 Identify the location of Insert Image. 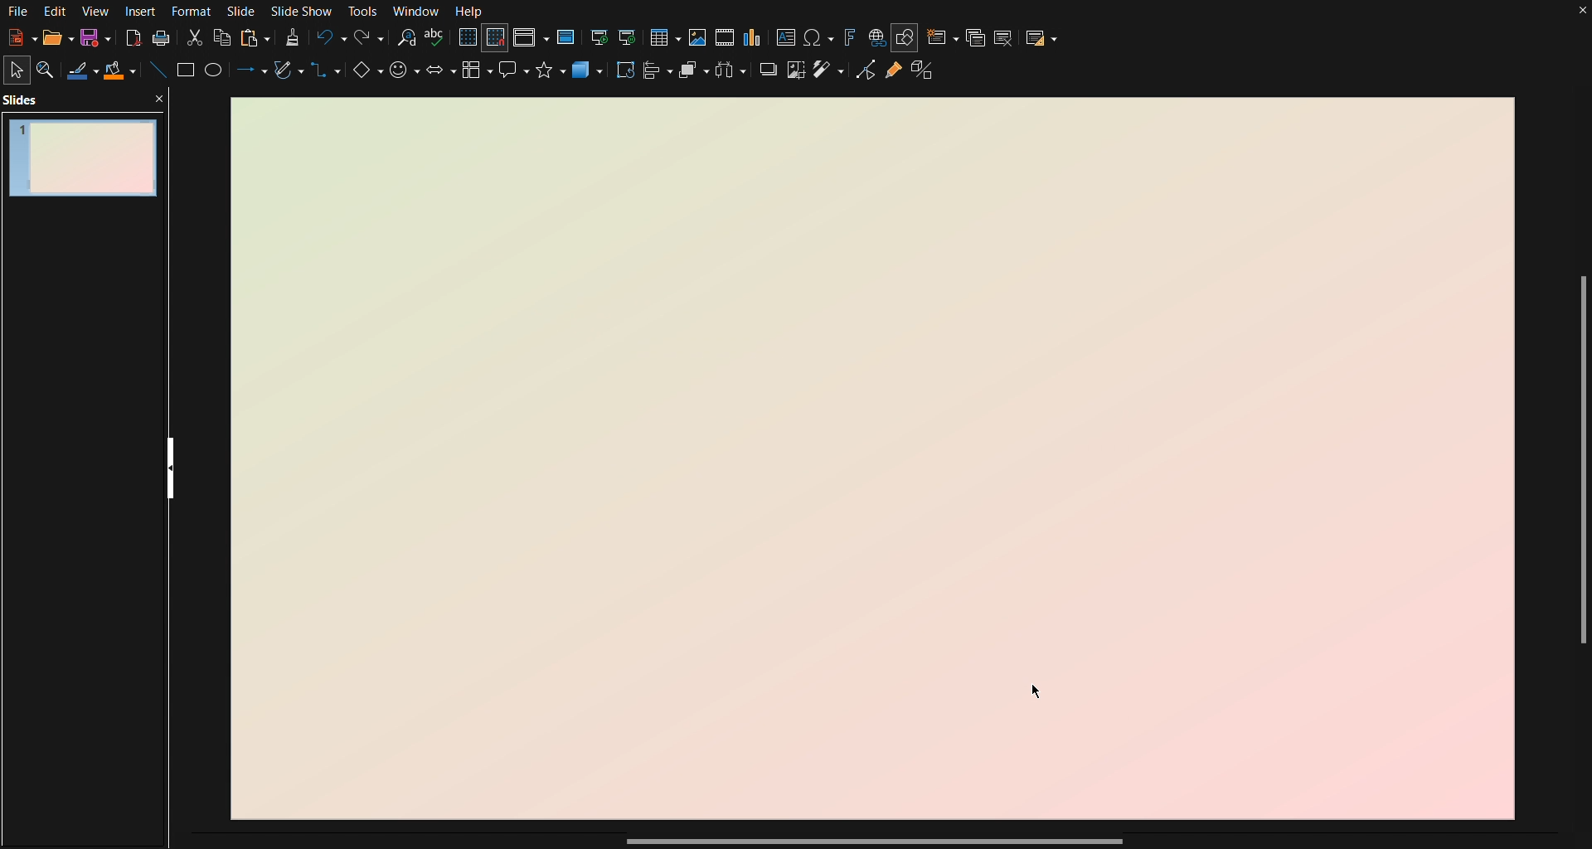
(700, 36).